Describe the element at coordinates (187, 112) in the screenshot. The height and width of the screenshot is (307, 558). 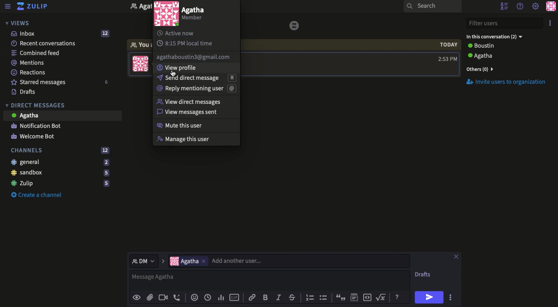
I see `View message sent` at that location.